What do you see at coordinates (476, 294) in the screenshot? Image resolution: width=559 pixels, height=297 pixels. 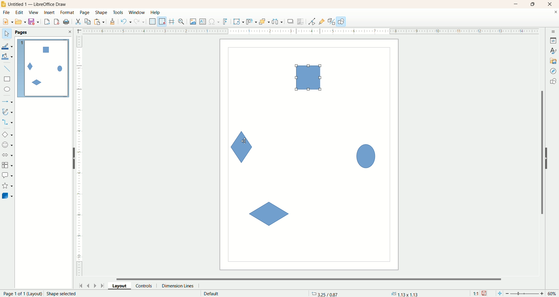 I see `scale factor` at bounding box center [476, 294].